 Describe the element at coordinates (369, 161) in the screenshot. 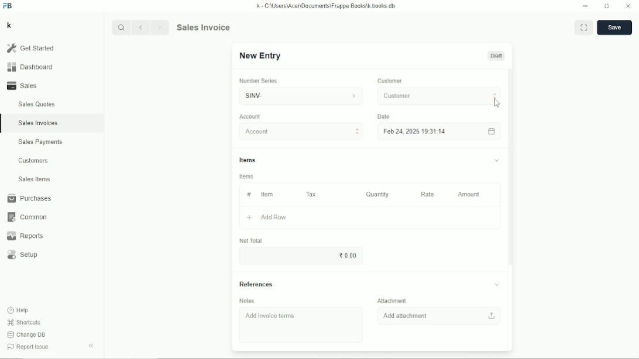

I see `Items` at that location.